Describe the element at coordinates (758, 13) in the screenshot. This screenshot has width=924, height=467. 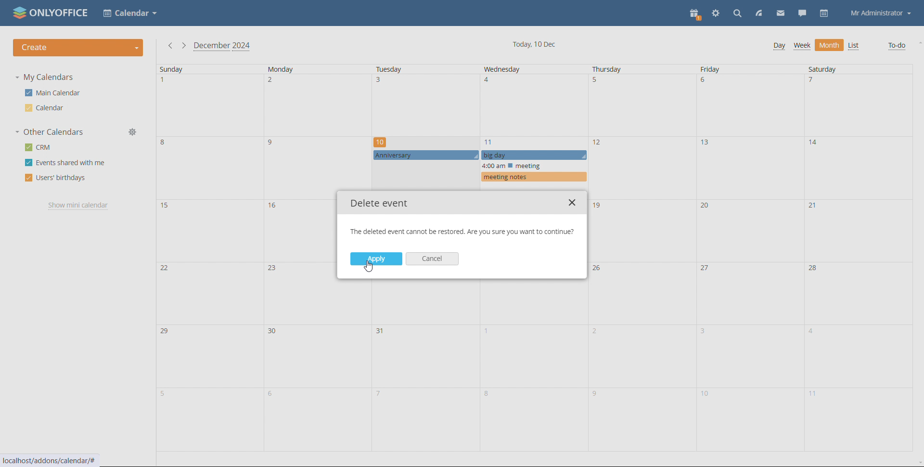
I see `feed` at that location.